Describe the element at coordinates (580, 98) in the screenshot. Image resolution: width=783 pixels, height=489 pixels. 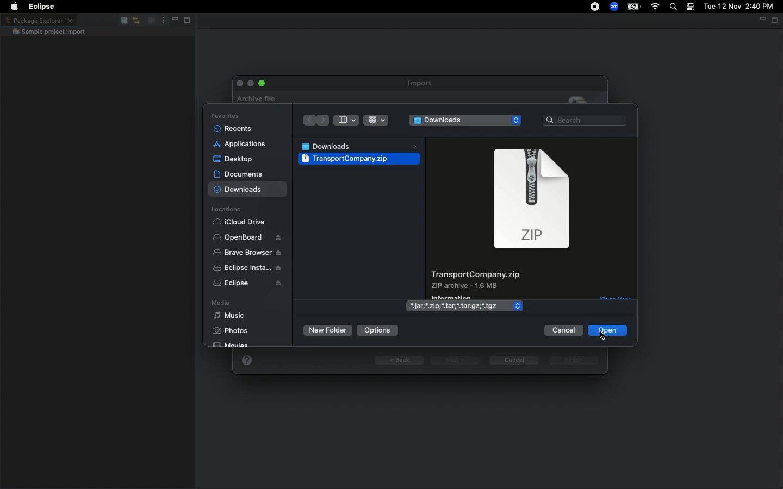
I see `icon` at that location.